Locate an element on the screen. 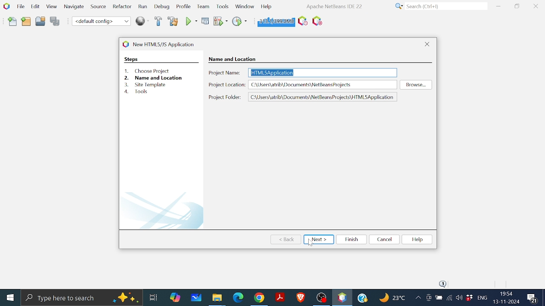 Image resolution: width=545 pixels, height=306 pixels. Google chrome is located at coordinates (260, 297).